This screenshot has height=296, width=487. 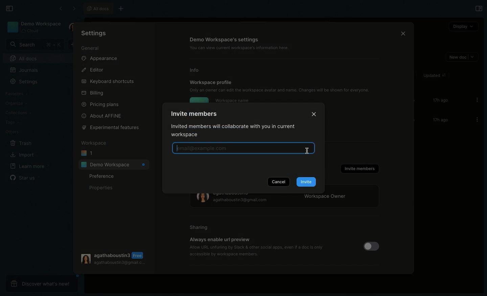 I want to click on About AFFINE, so click(x=103, y=116).